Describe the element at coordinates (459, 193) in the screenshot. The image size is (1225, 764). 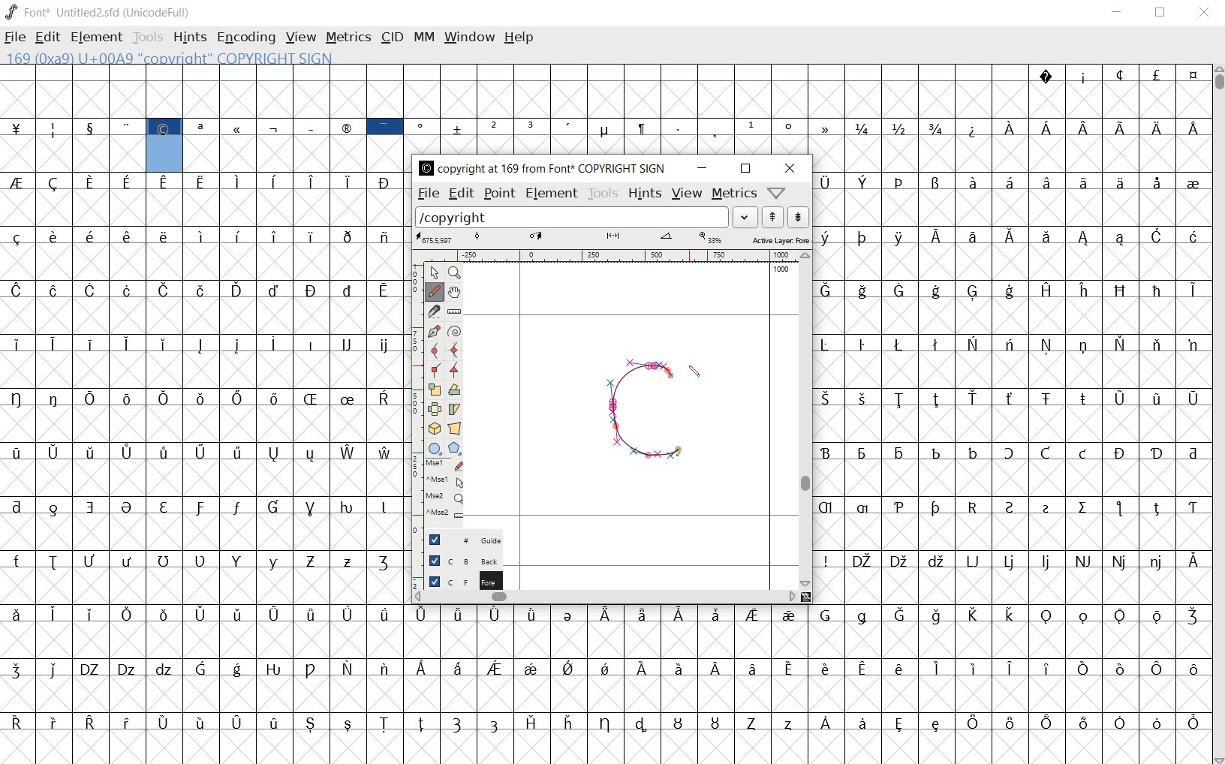
I see `edit` at that location.